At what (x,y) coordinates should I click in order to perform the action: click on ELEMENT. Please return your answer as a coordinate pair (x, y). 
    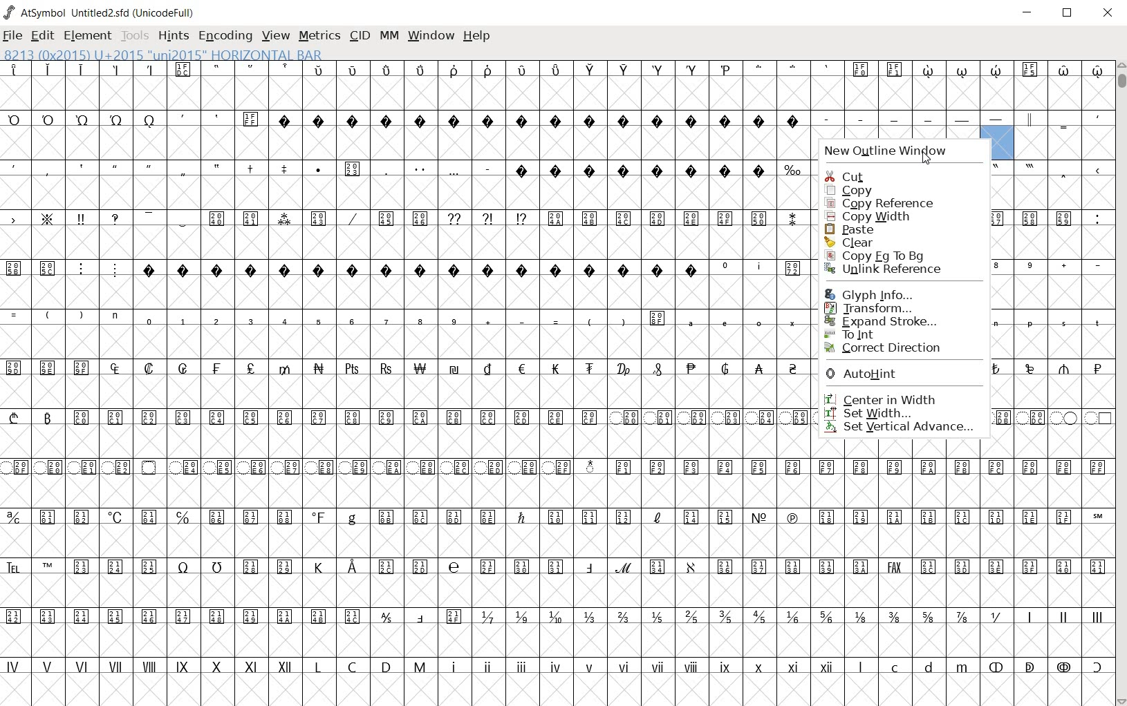
    Looking at the image, I should click on (89, 35).